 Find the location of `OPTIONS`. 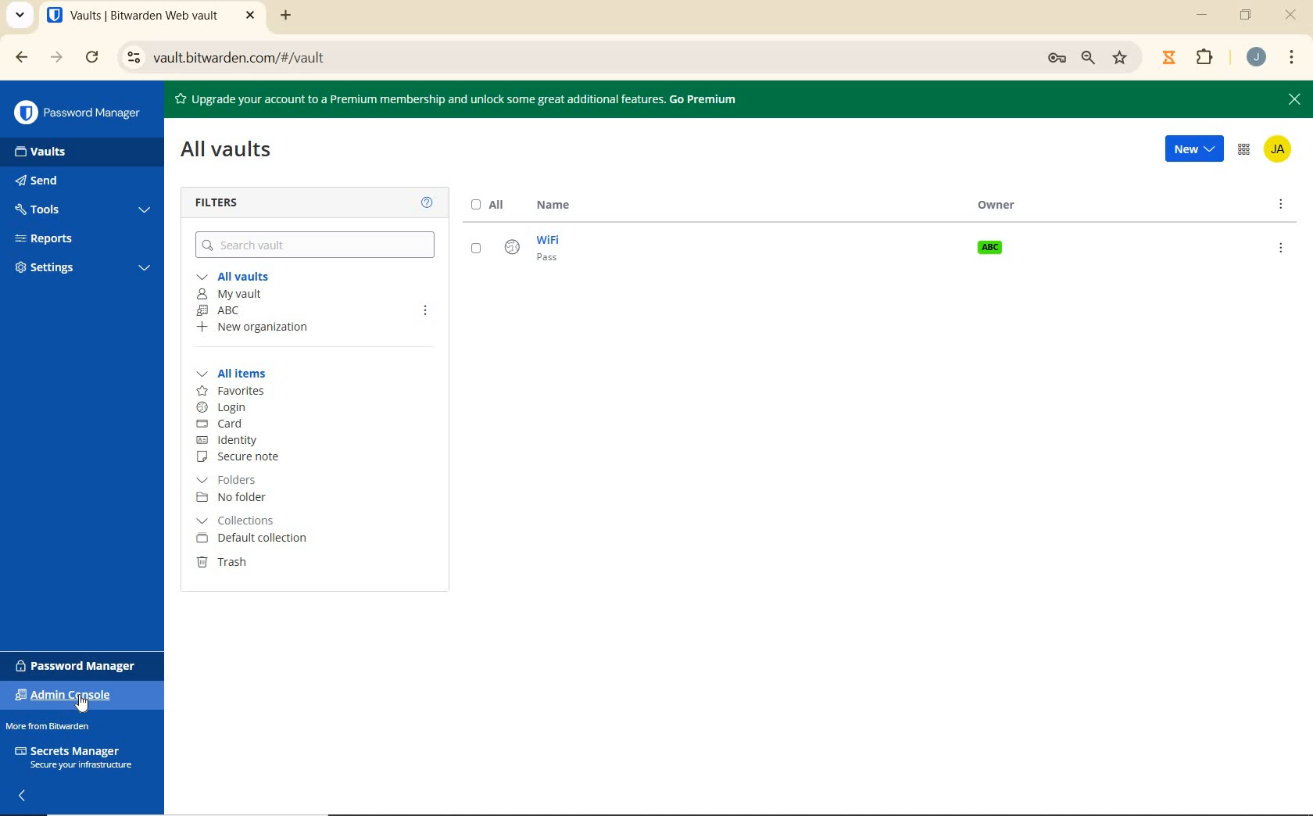

OPTIONS is located at coordinates (1282, 206).